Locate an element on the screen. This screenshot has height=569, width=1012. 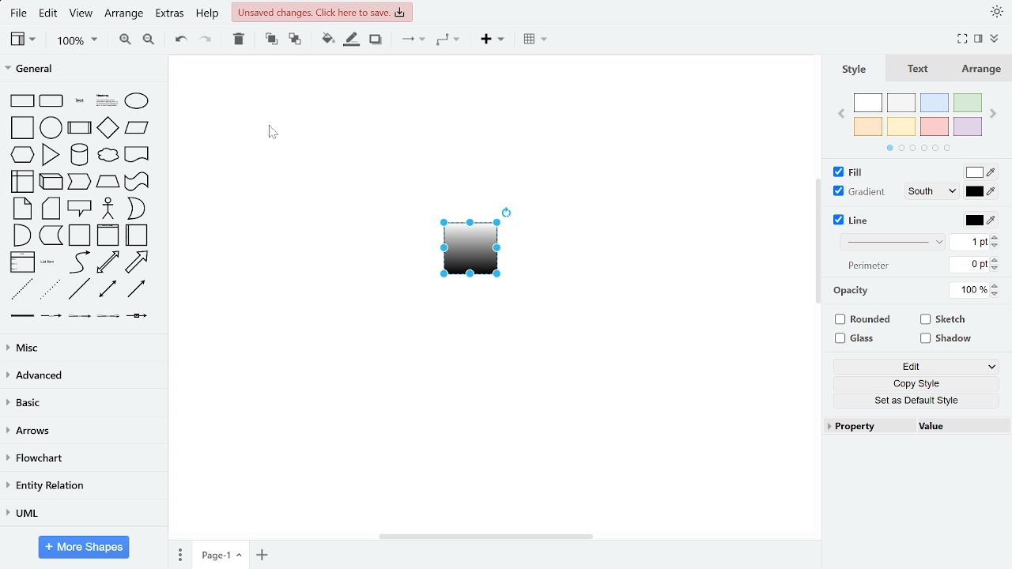
general shapes is located at coordinates (77, 182).